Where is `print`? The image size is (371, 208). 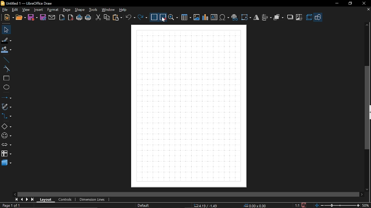 print is located at coordinates (88, 18).